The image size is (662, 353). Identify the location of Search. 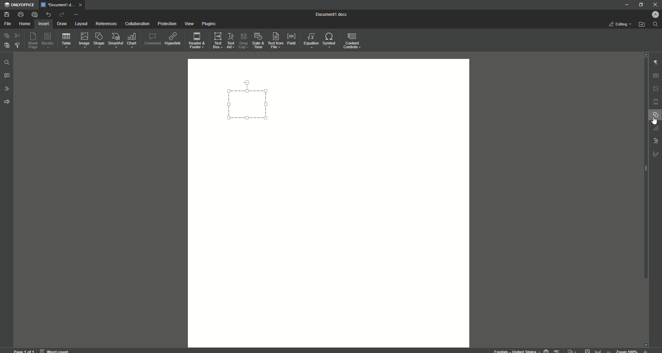
(655, 24).